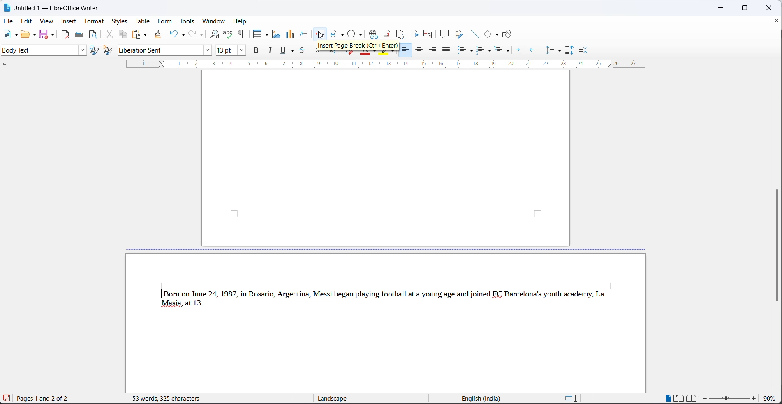  Describe the element at coordinates (381, 297) in the screenshot. I see `| Born on June 24, 1987, in Rosario, Argentina, Messi began playing football at a young age and joined EC Barcelona's youth academy, La
Masia, at 13.` at that location.